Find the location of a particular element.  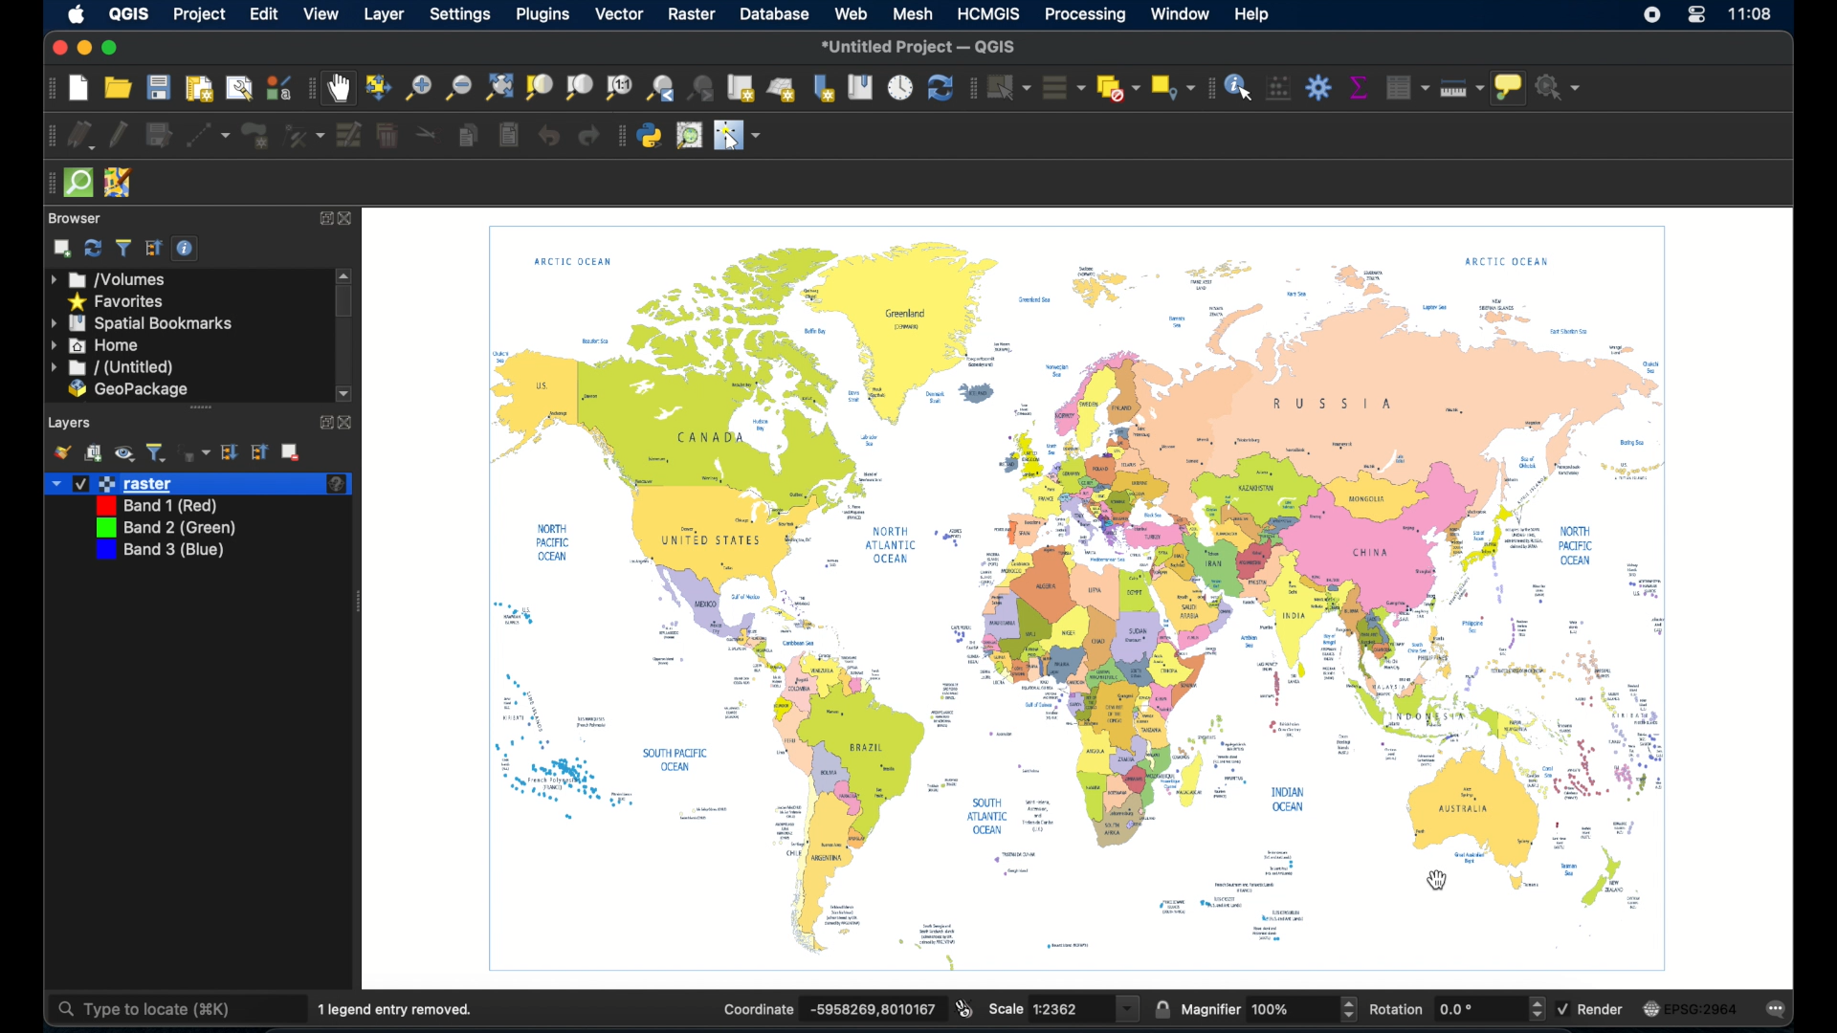

show layout manager is located at coordinates (236, 89).